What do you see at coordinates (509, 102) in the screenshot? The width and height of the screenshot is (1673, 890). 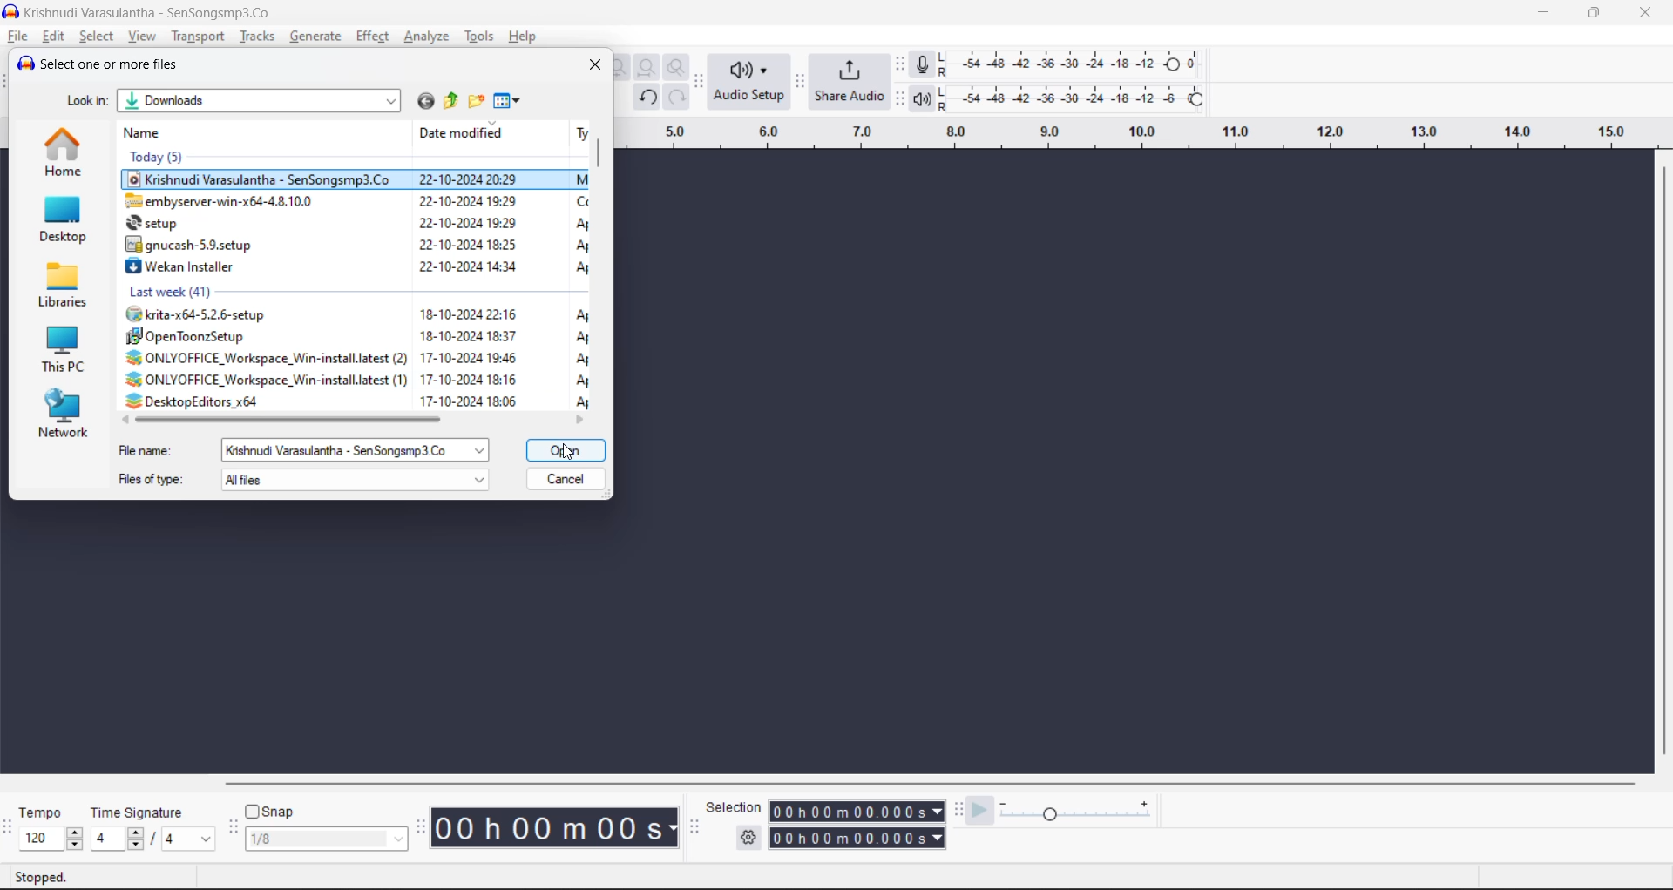 I see `view menu` at bounding box center [509, 102].